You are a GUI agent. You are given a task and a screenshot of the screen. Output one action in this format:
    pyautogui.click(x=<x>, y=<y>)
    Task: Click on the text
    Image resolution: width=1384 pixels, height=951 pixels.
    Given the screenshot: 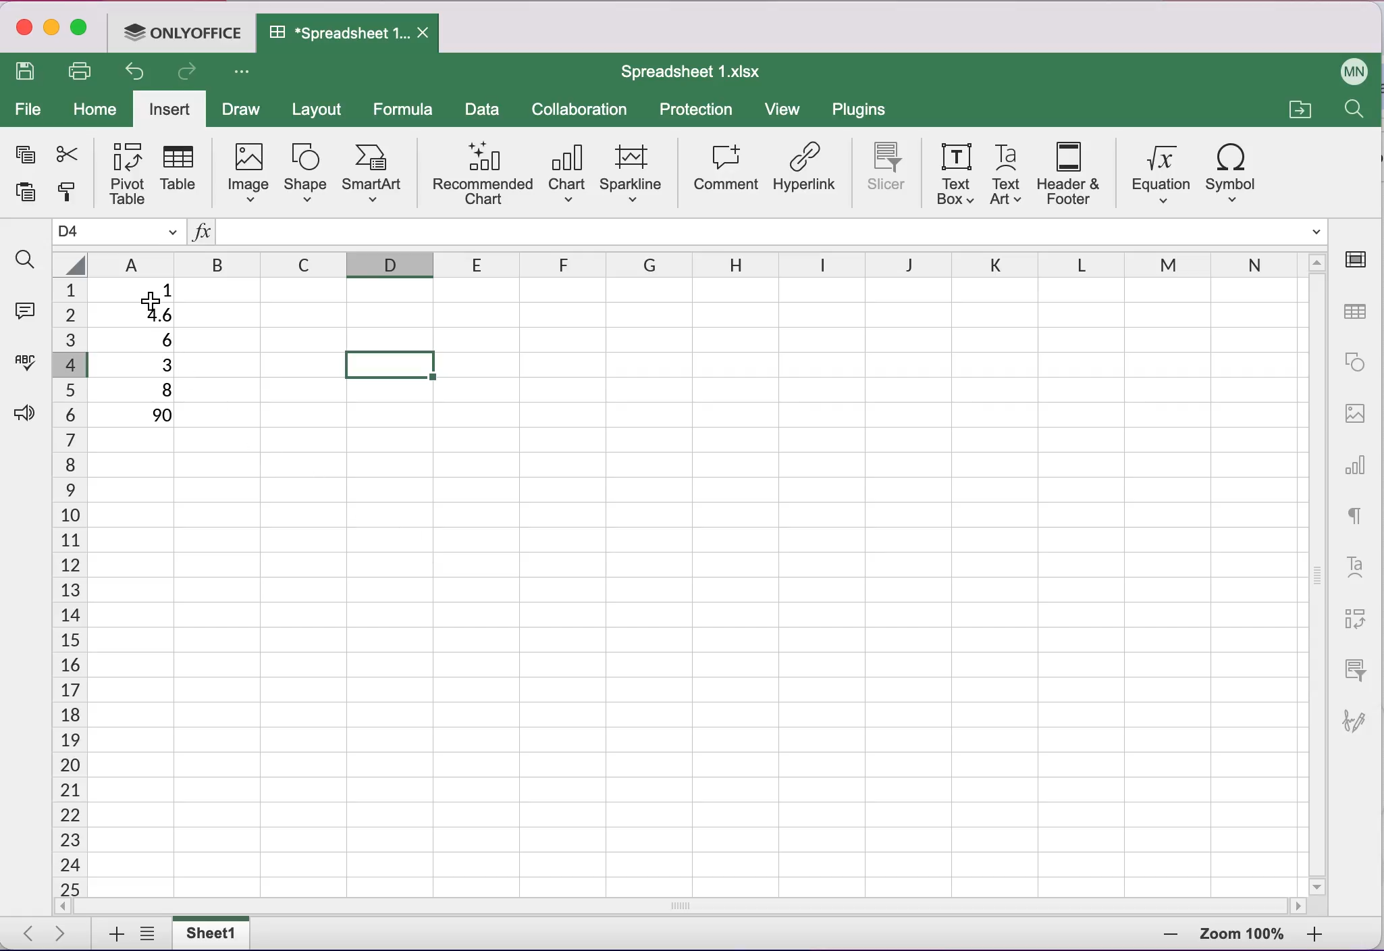 What is the action you would take?
    pyautogui.click(x=1359, y=518)
    